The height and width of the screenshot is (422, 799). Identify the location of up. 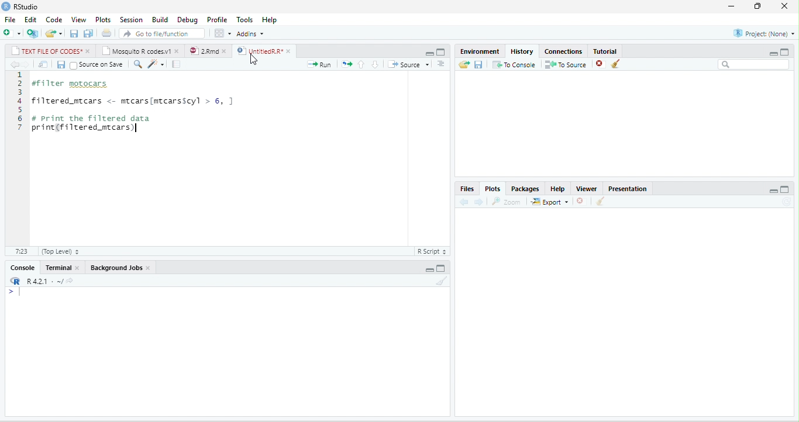
(361, 65).